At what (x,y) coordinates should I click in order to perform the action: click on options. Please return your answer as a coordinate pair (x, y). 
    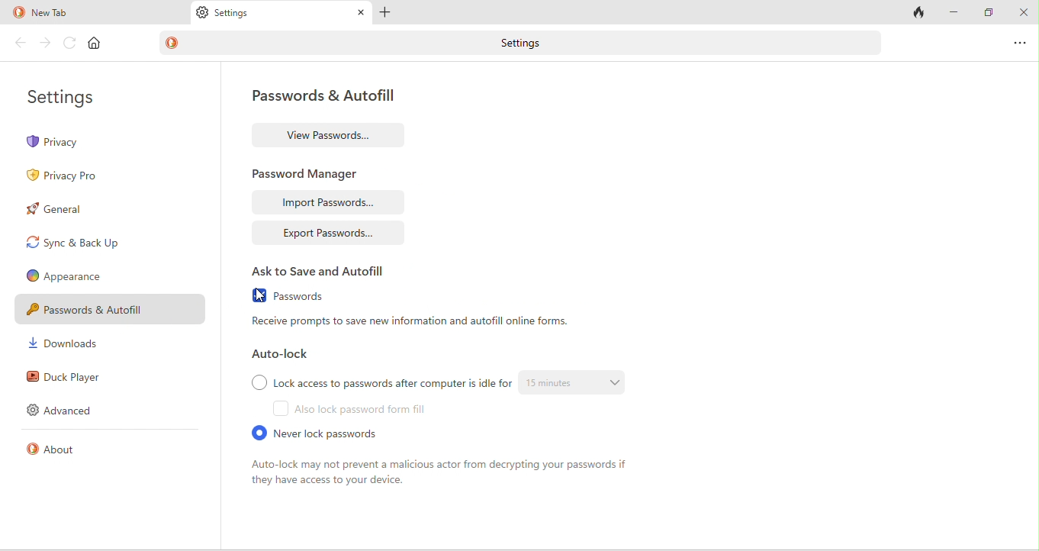
    Looking at the image, I should click on (1018, 40).